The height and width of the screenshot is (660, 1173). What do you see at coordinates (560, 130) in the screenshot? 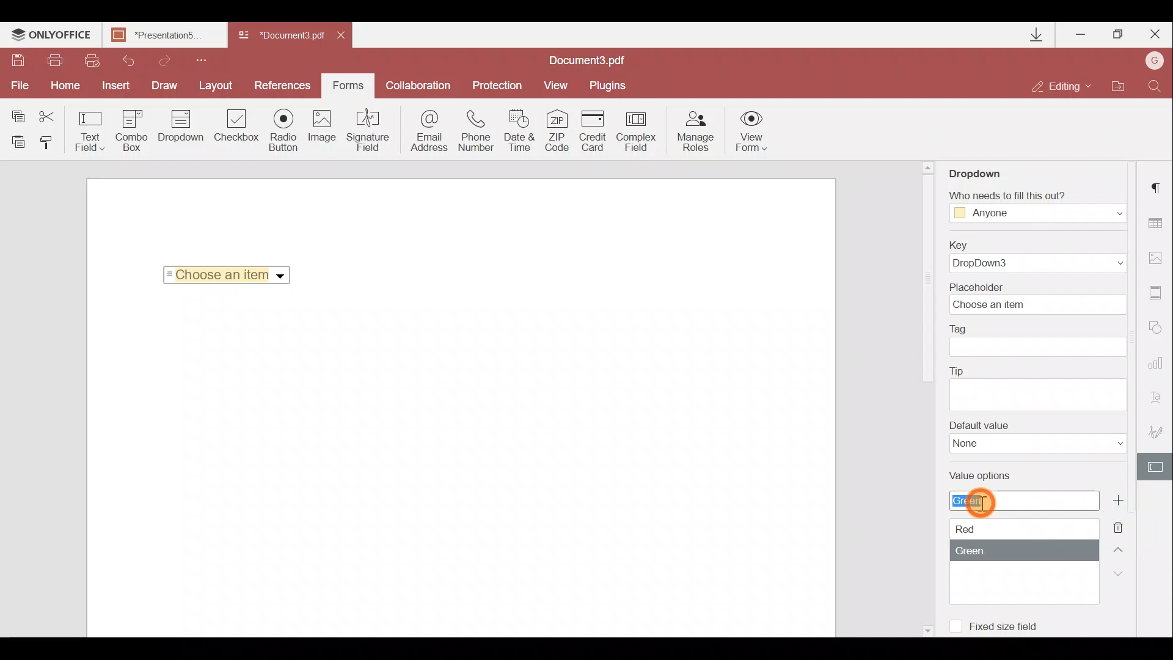
I see `ZIP code` at bounding box center [560, 130].